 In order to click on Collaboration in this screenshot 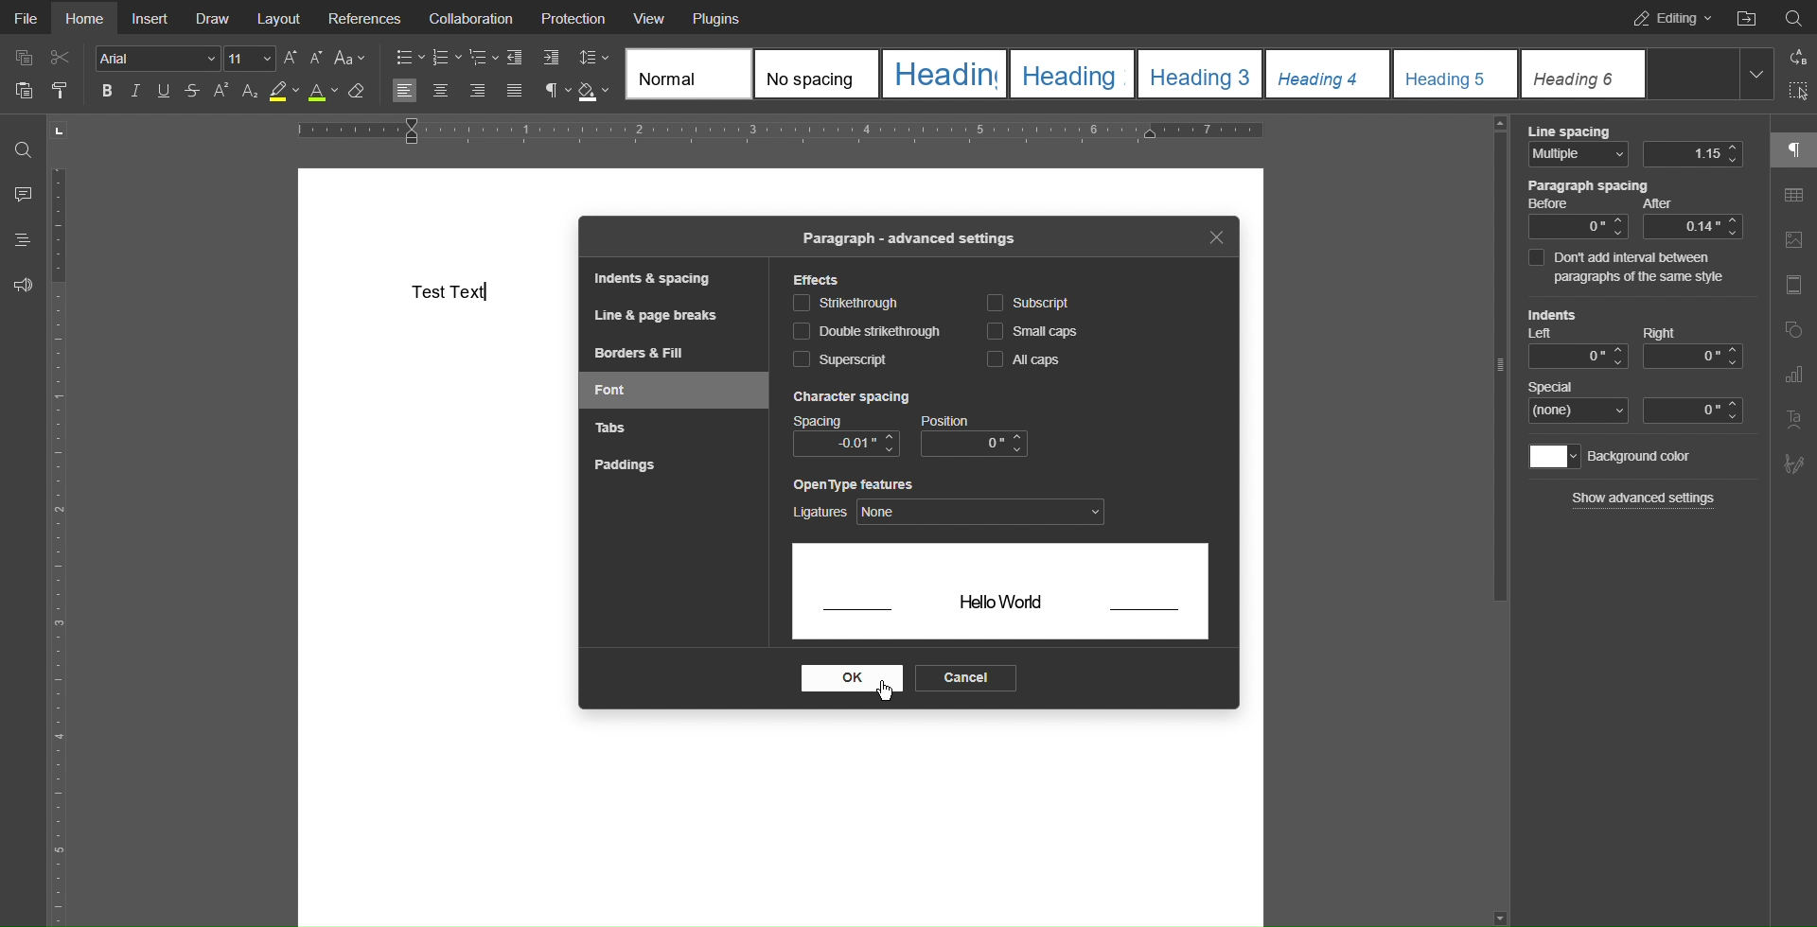, I will do `click(467, 17)`.